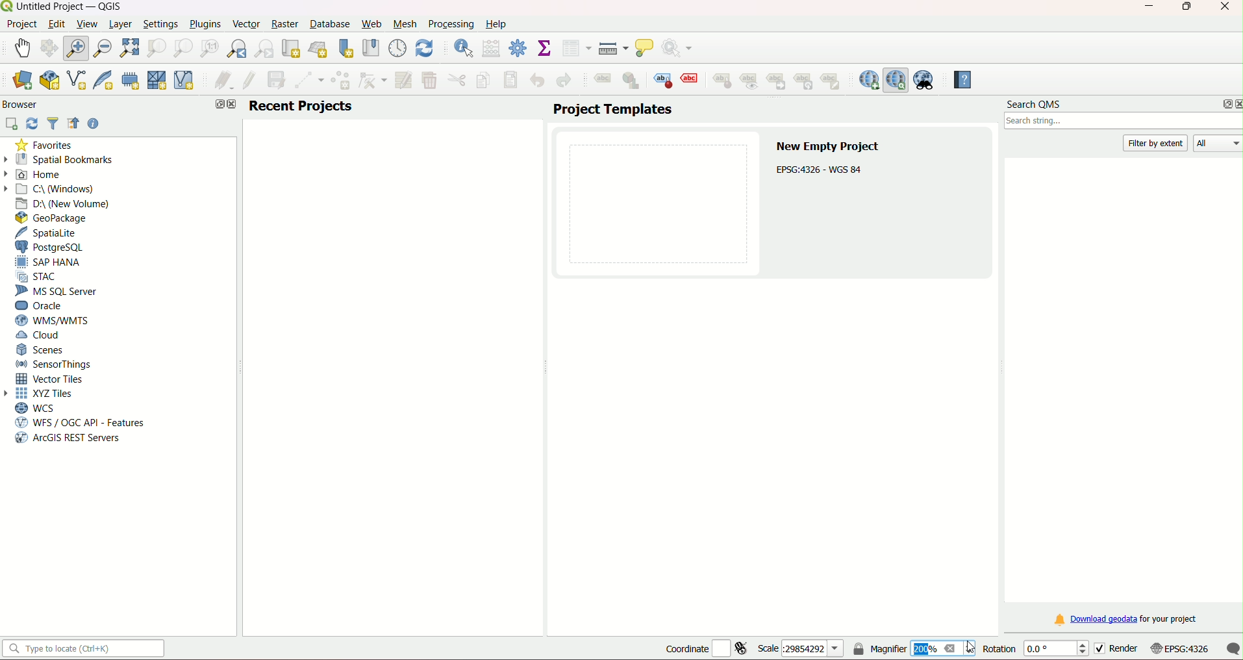  Describe the element at coordinates (12, 123) in the screenshot. I see `add selected layer` at that location.